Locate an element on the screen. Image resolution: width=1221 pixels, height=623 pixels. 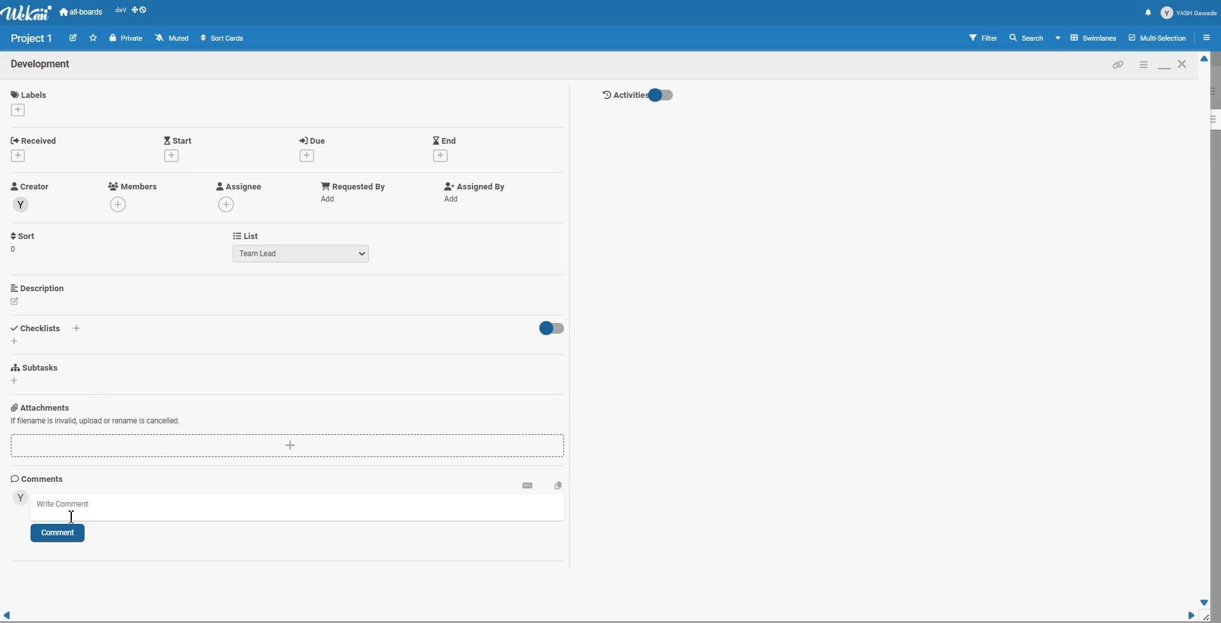
Private is located at coordinates (127, 38).